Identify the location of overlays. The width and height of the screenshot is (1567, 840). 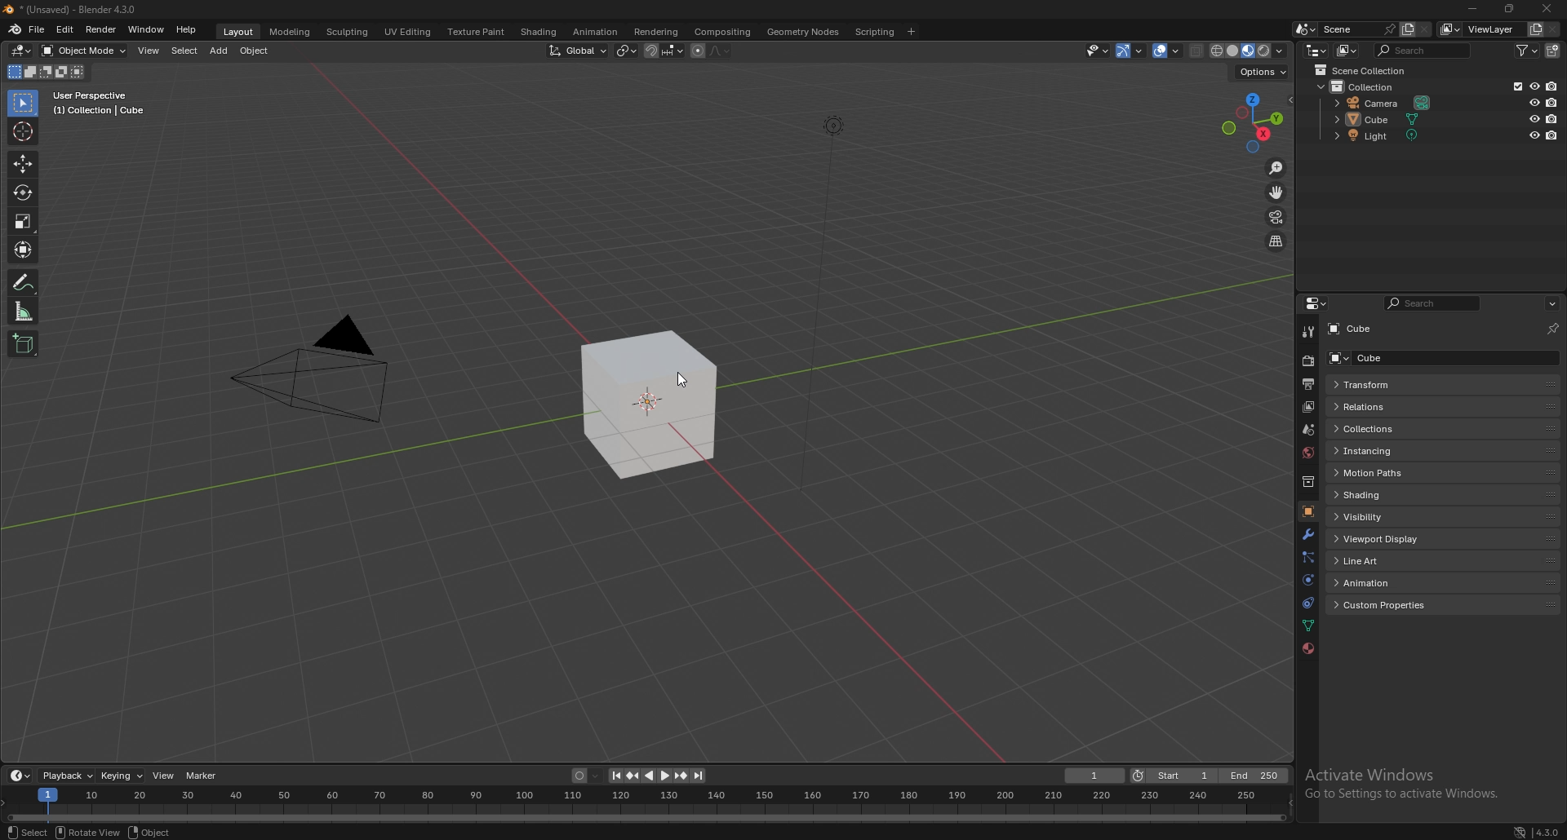
(1166, 51).